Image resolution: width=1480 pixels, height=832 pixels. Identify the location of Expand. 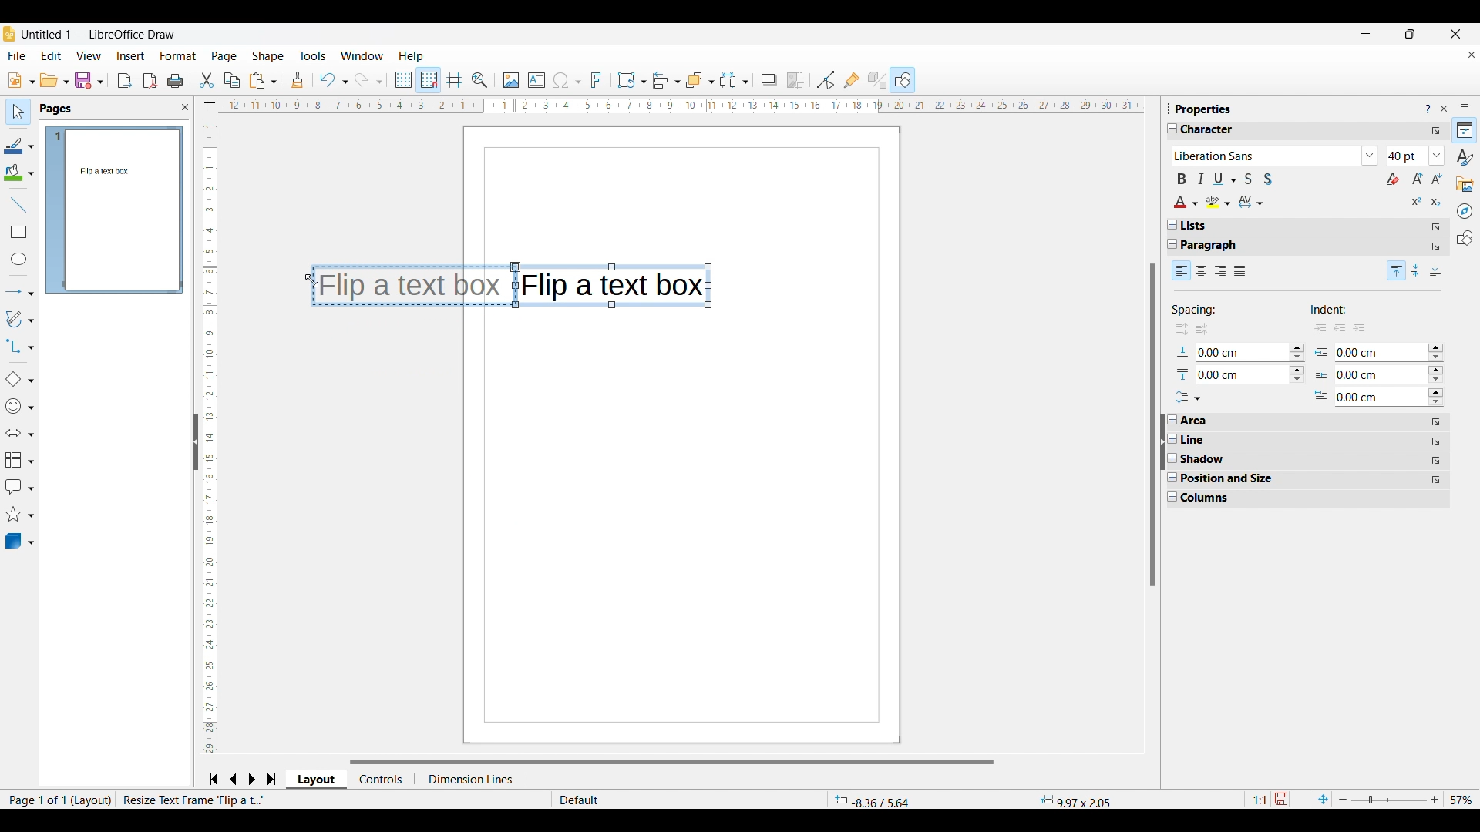
(1172, 225).